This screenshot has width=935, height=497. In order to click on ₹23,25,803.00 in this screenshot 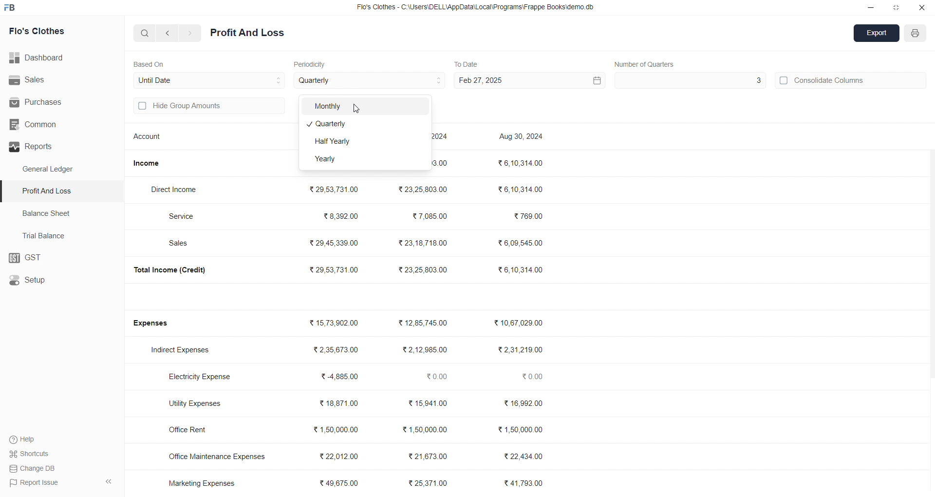, I will do `click(425, 269)`.